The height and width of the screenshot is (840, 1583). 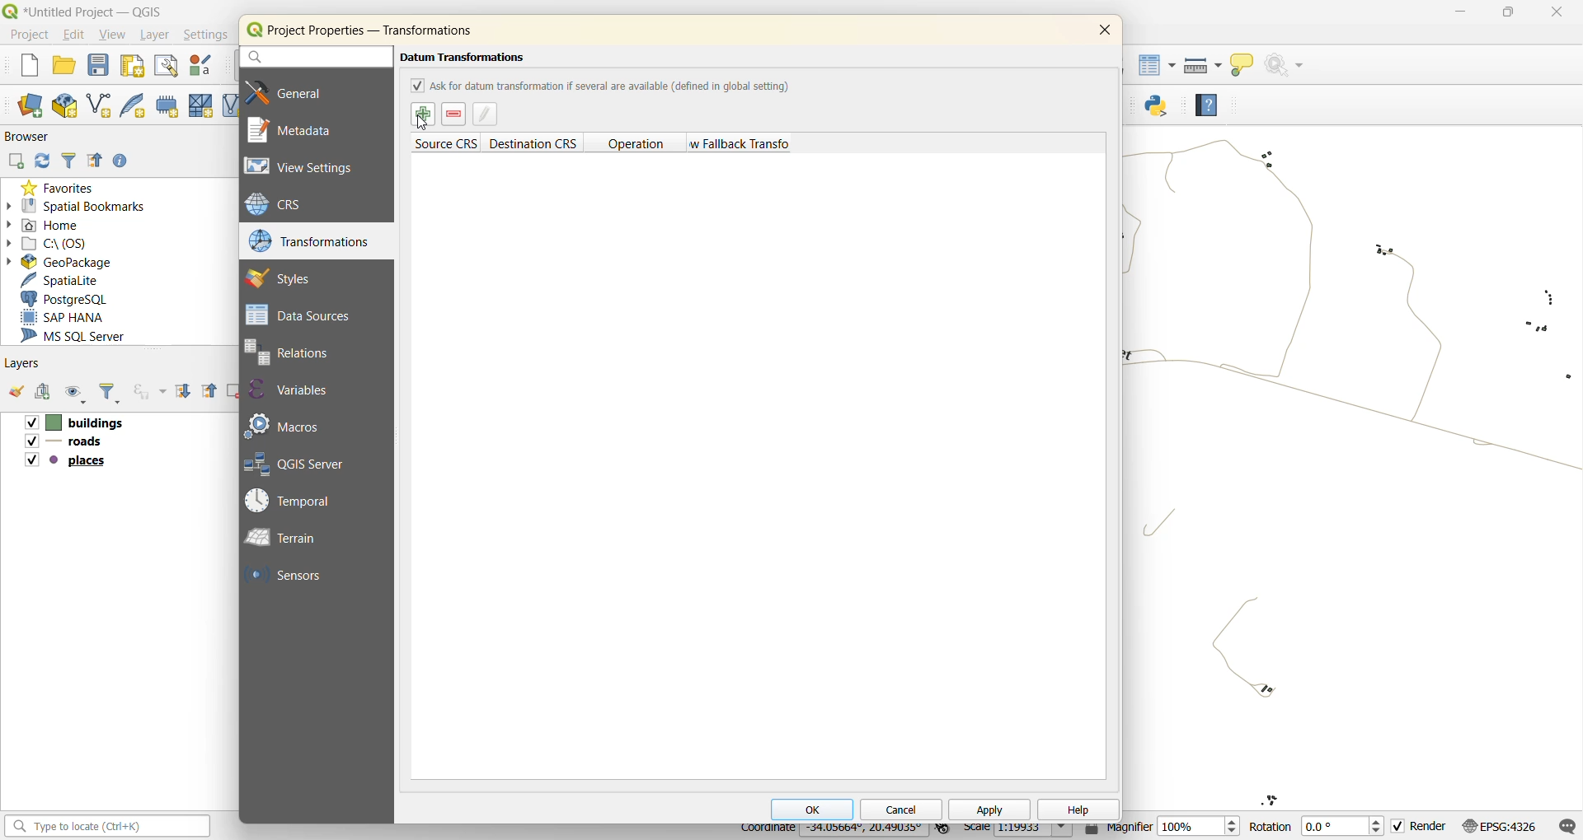 What do you see at coordinates (110, 826) in the screenshot?
I see `search bar` at bounding box center [110, 826].